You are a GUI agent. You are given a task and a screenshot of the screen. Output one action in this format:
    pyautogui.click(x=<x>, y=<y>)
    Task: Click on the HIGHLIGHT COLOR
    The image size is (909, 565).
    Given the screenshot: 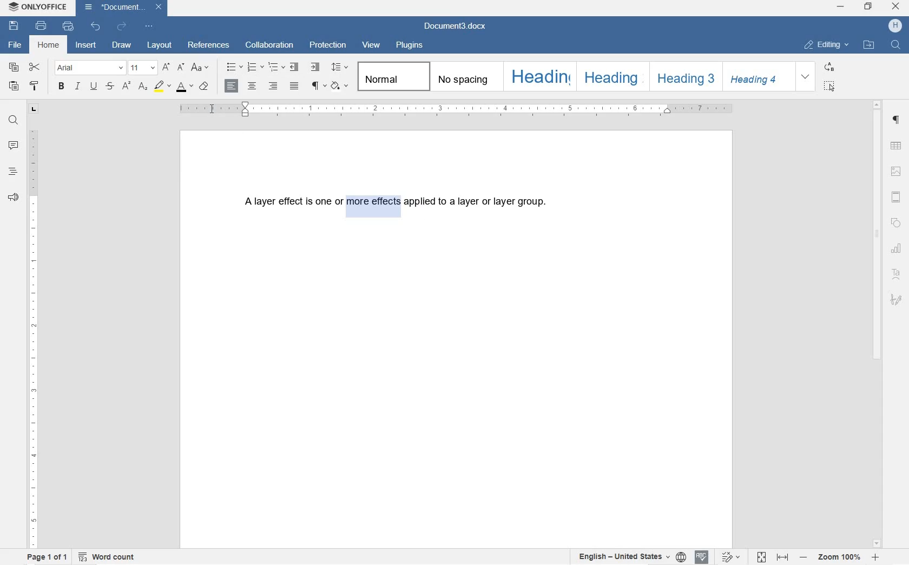 What is the action you would take?
    pyautogui.click(x=162, y=86)
    